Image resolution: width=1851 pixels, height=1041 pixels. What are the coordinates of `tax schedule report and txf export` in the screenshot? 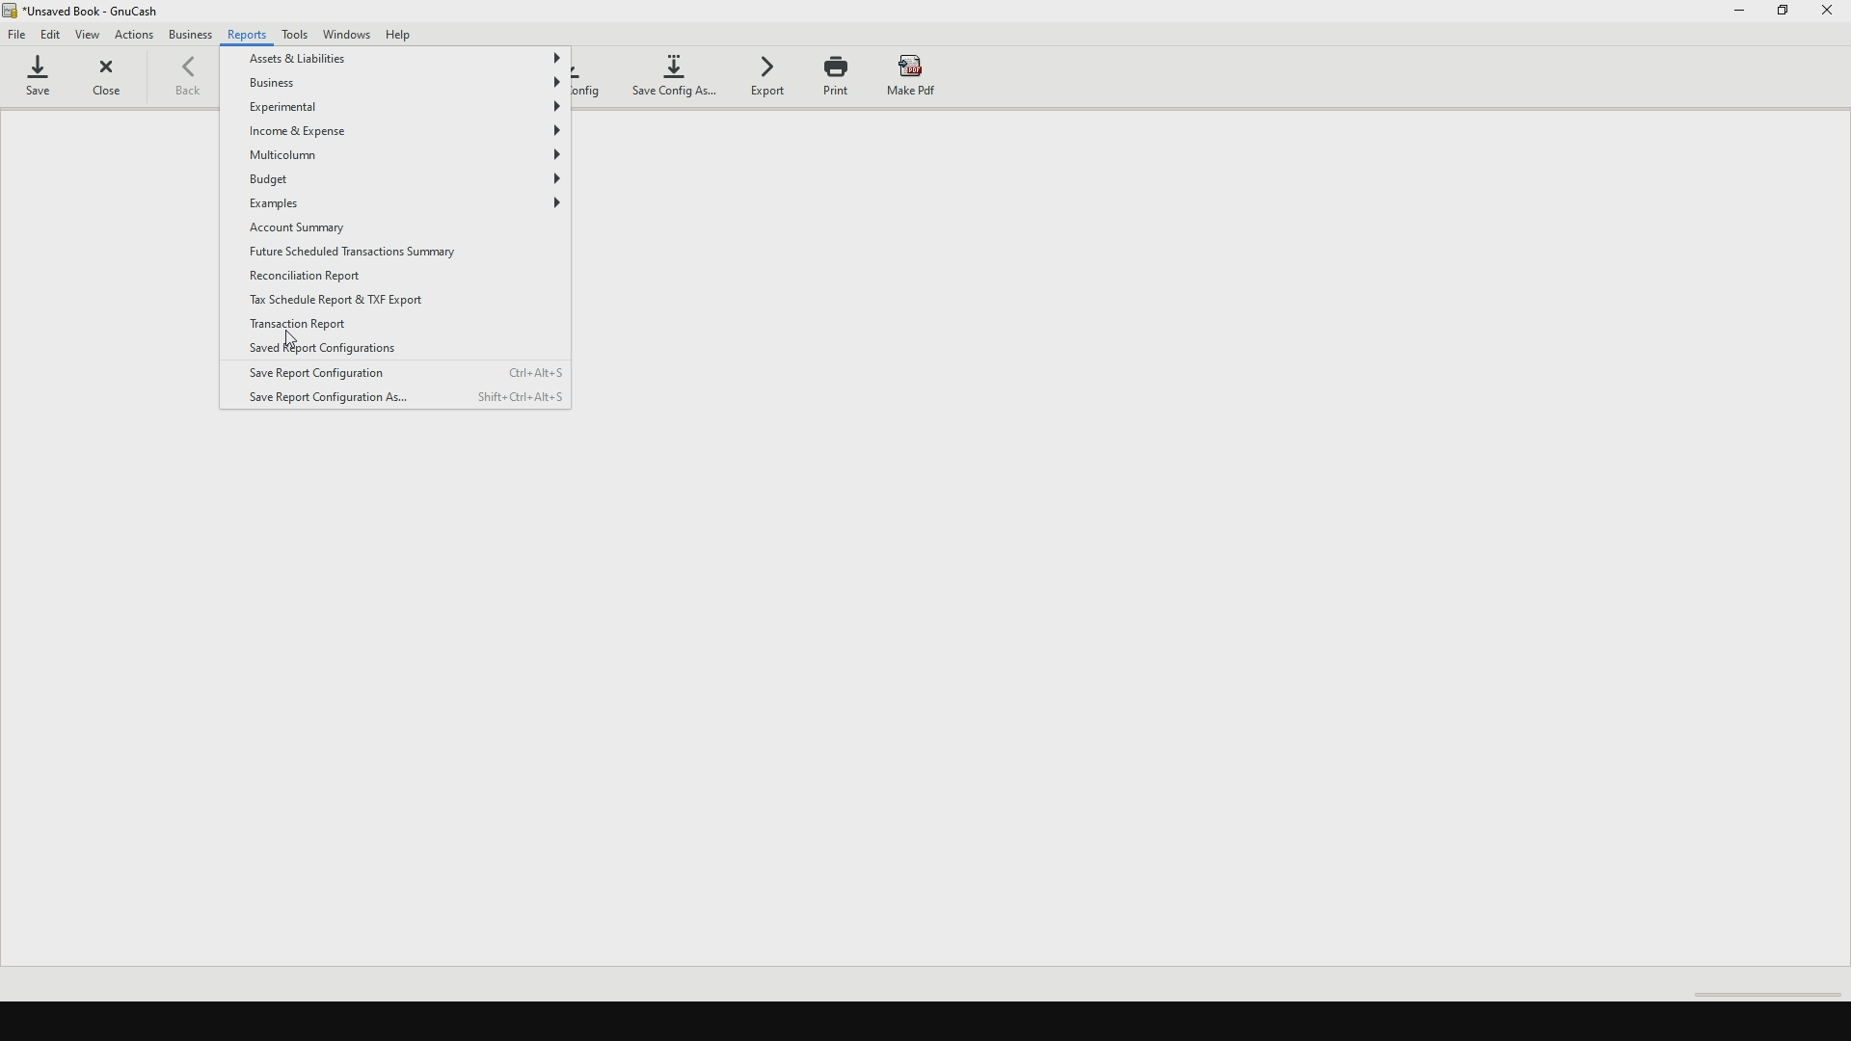 It's located at (368, 303).